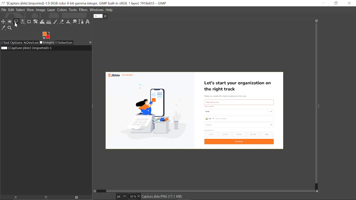  Describe the element at coordinates (47, 43) in the screenshot. I see `Images` at that location.